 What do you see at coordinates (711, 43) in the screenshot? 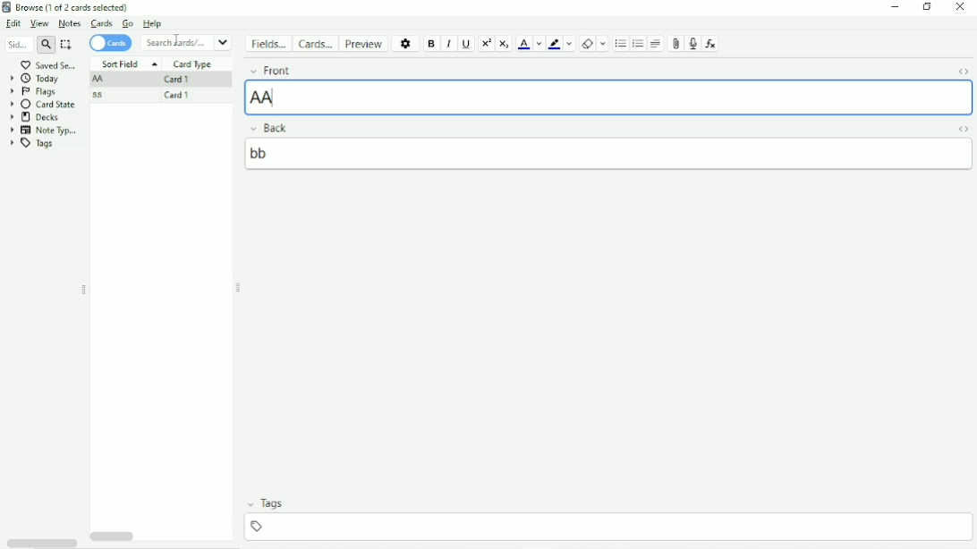
I see `Equations` at bounding box center [711, 43].